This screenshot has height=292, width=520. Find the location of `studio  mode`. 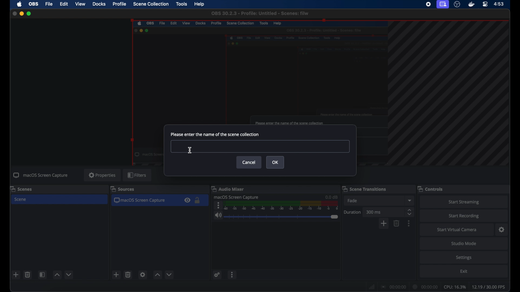

studio  mode is located at coordinates (463, 243).